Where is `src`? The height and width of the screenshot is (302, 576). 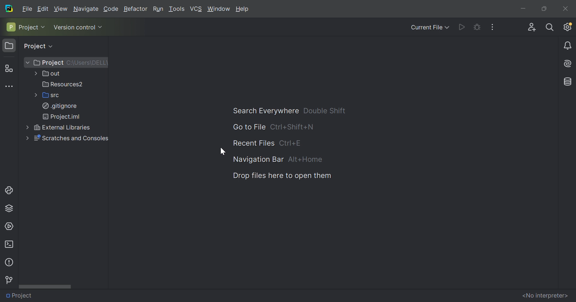 src is located at coordinates (49, 95).